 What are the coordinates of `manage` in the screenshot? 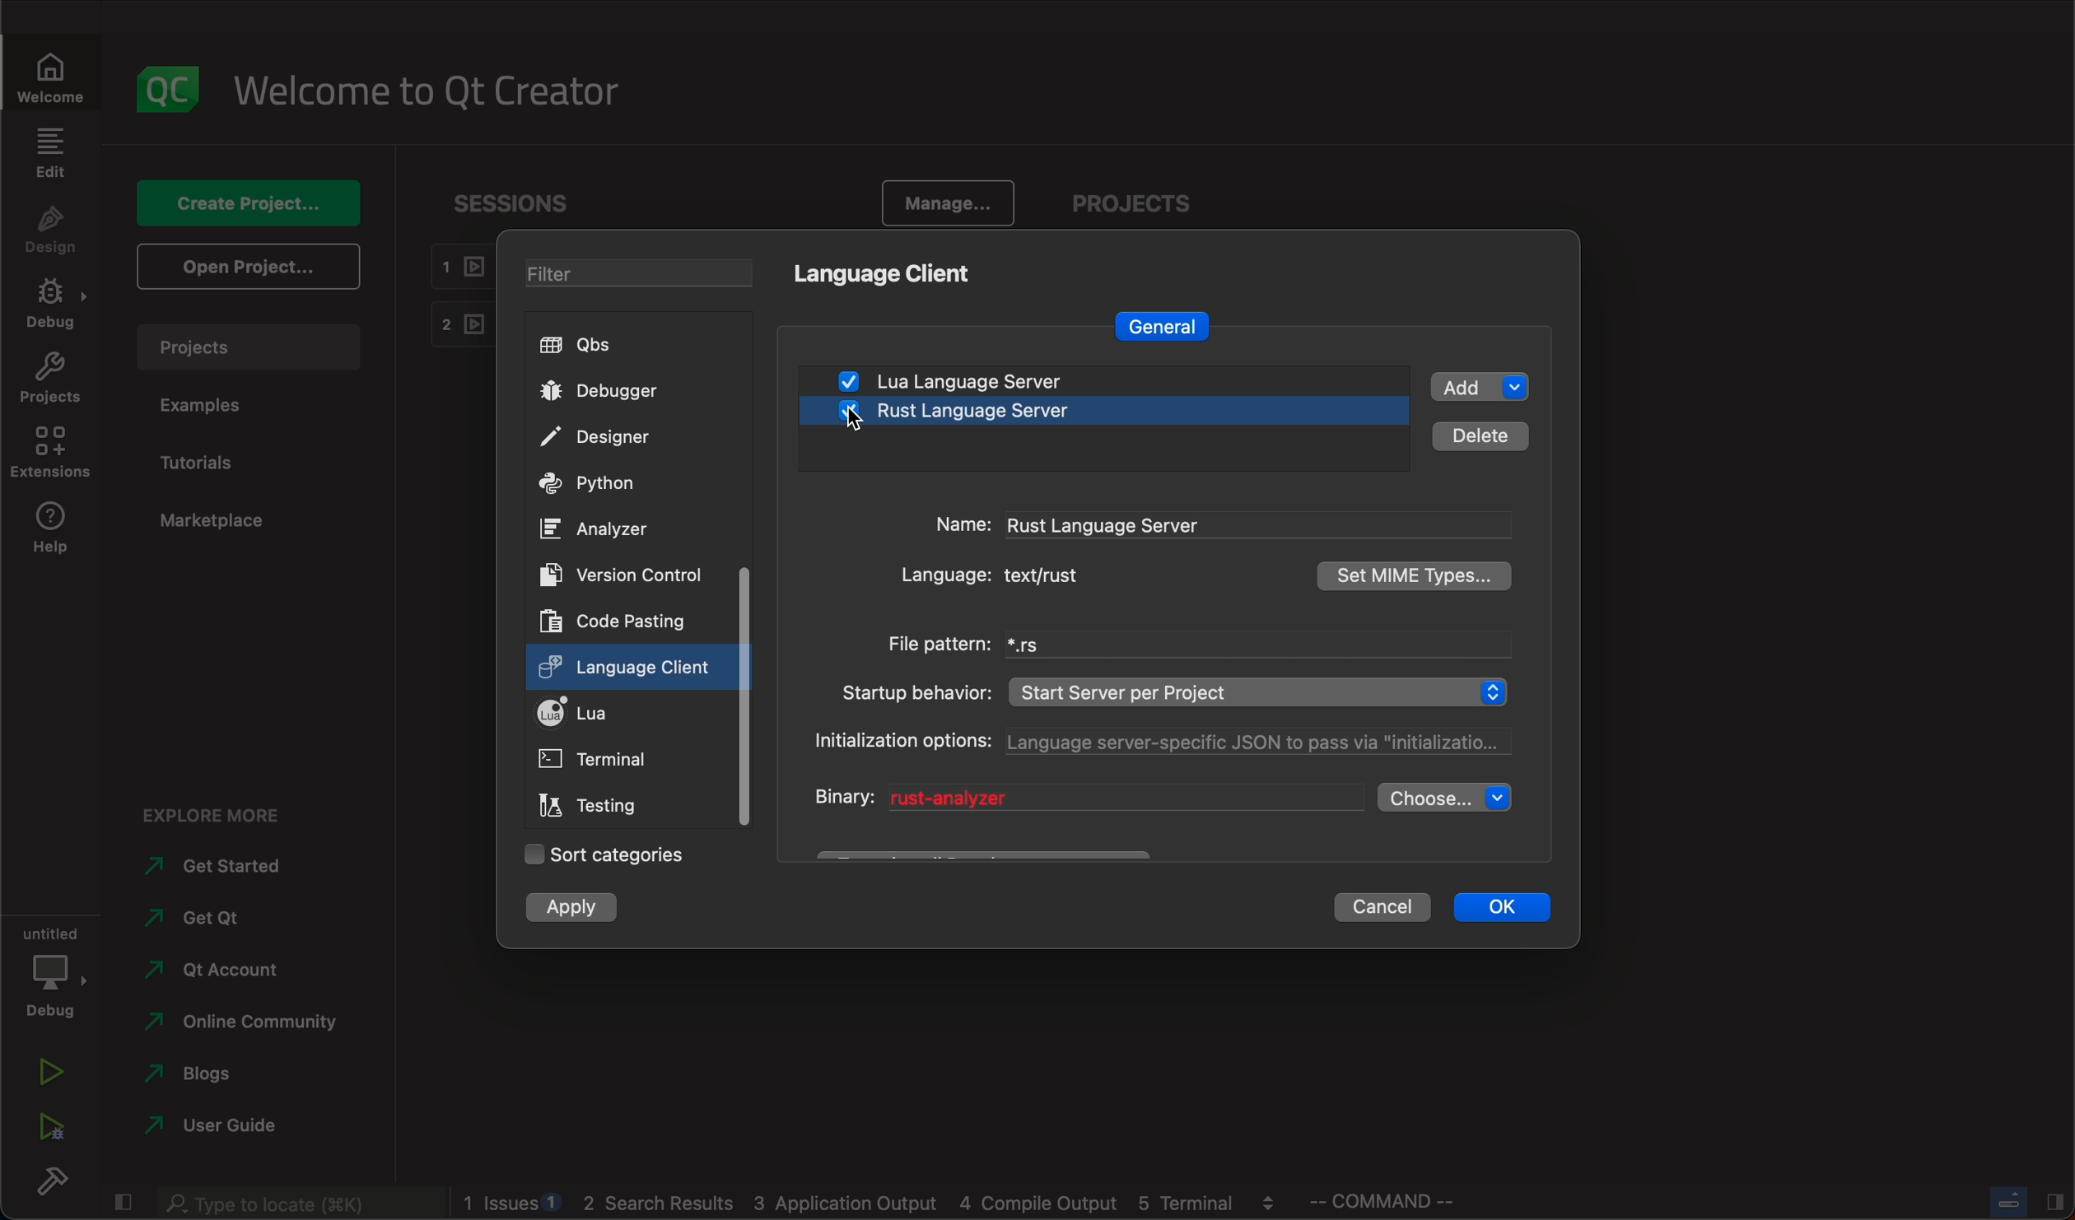 It's located at (947, 203).